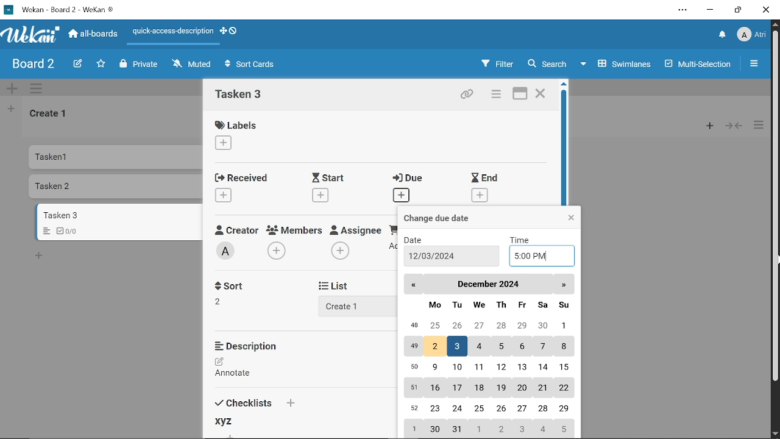 The width and height of the screenshot is (780, 439). What do you see at coordinates (340, 251) in the screenshot?
I see `Add assignee` at bounding box center [340, 251].